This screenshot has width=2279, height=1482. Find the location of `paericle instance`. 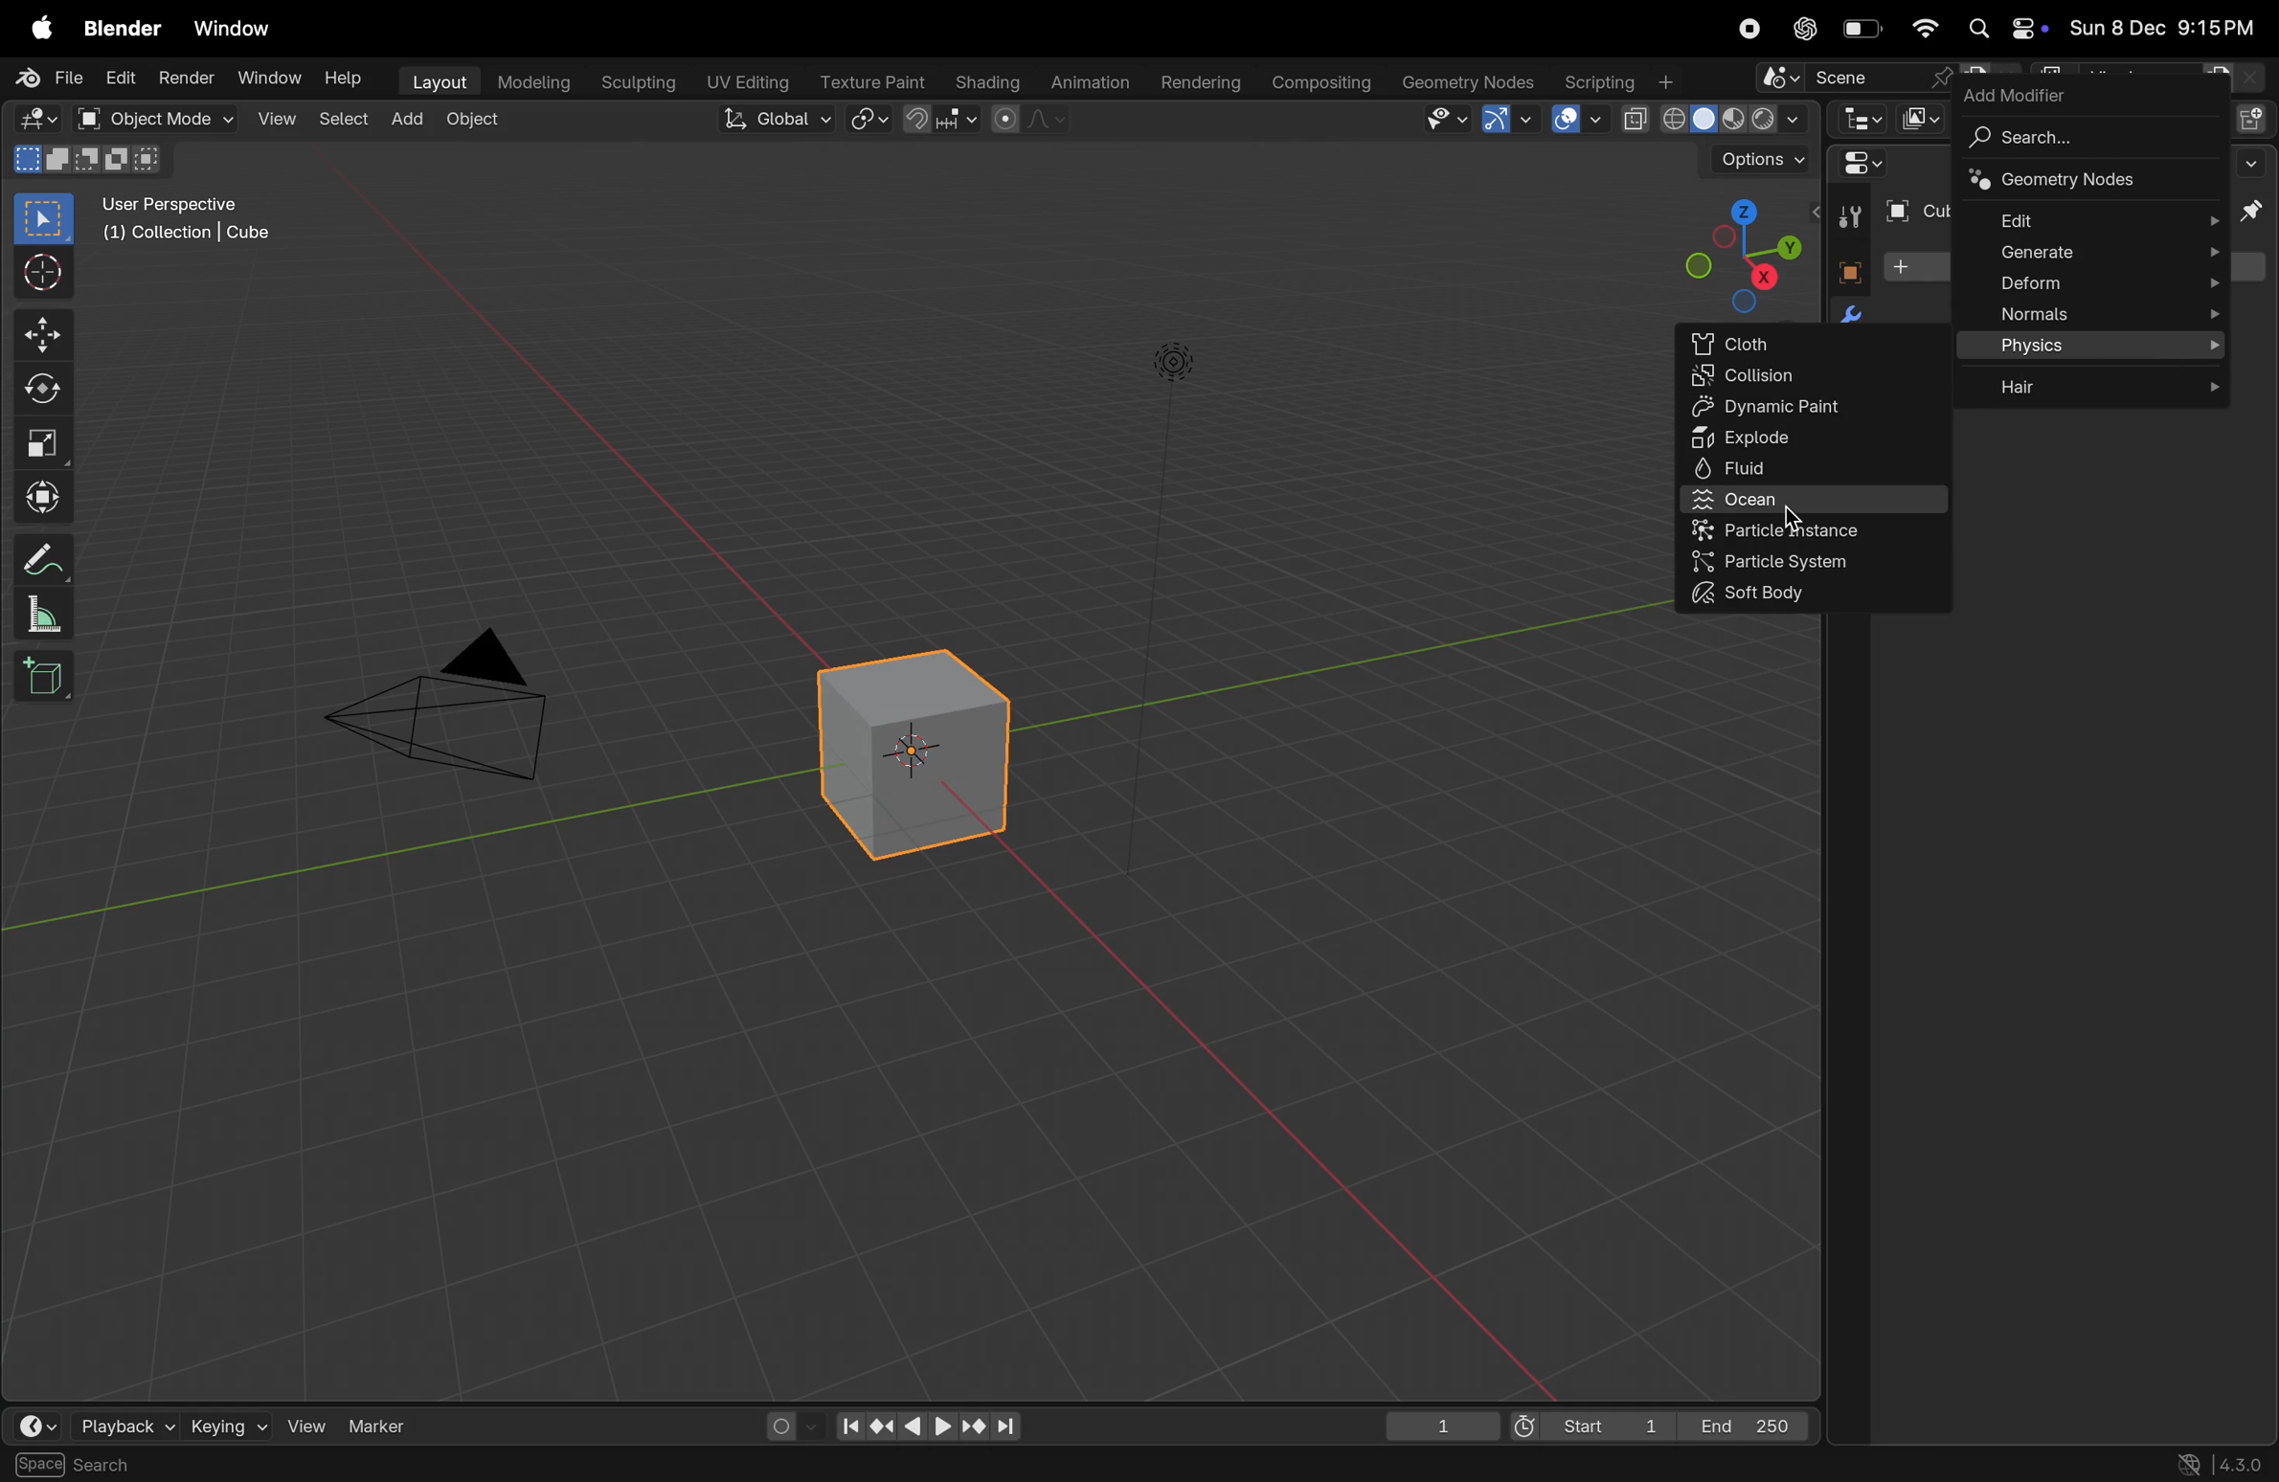

paericle instance is located at coordinates (1818, 531).